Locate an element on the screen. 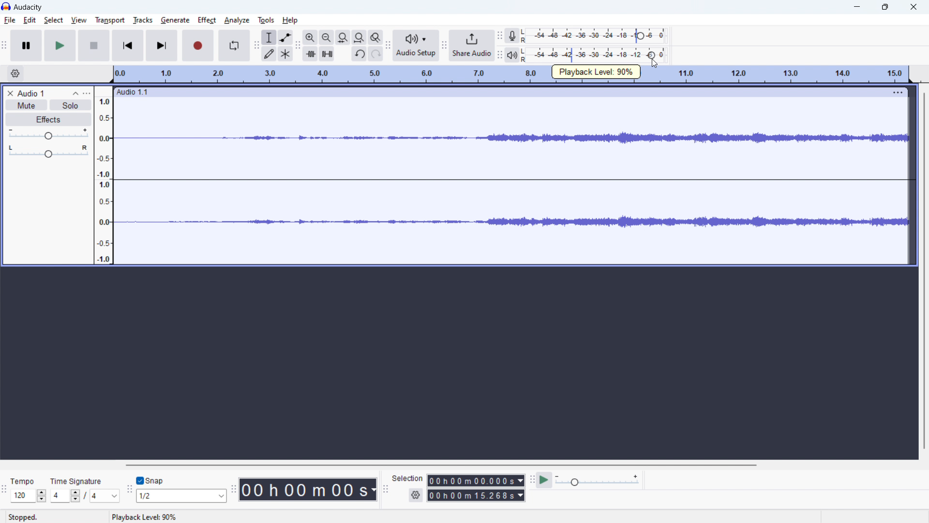  skip to start is located at coordinates (126, 46).